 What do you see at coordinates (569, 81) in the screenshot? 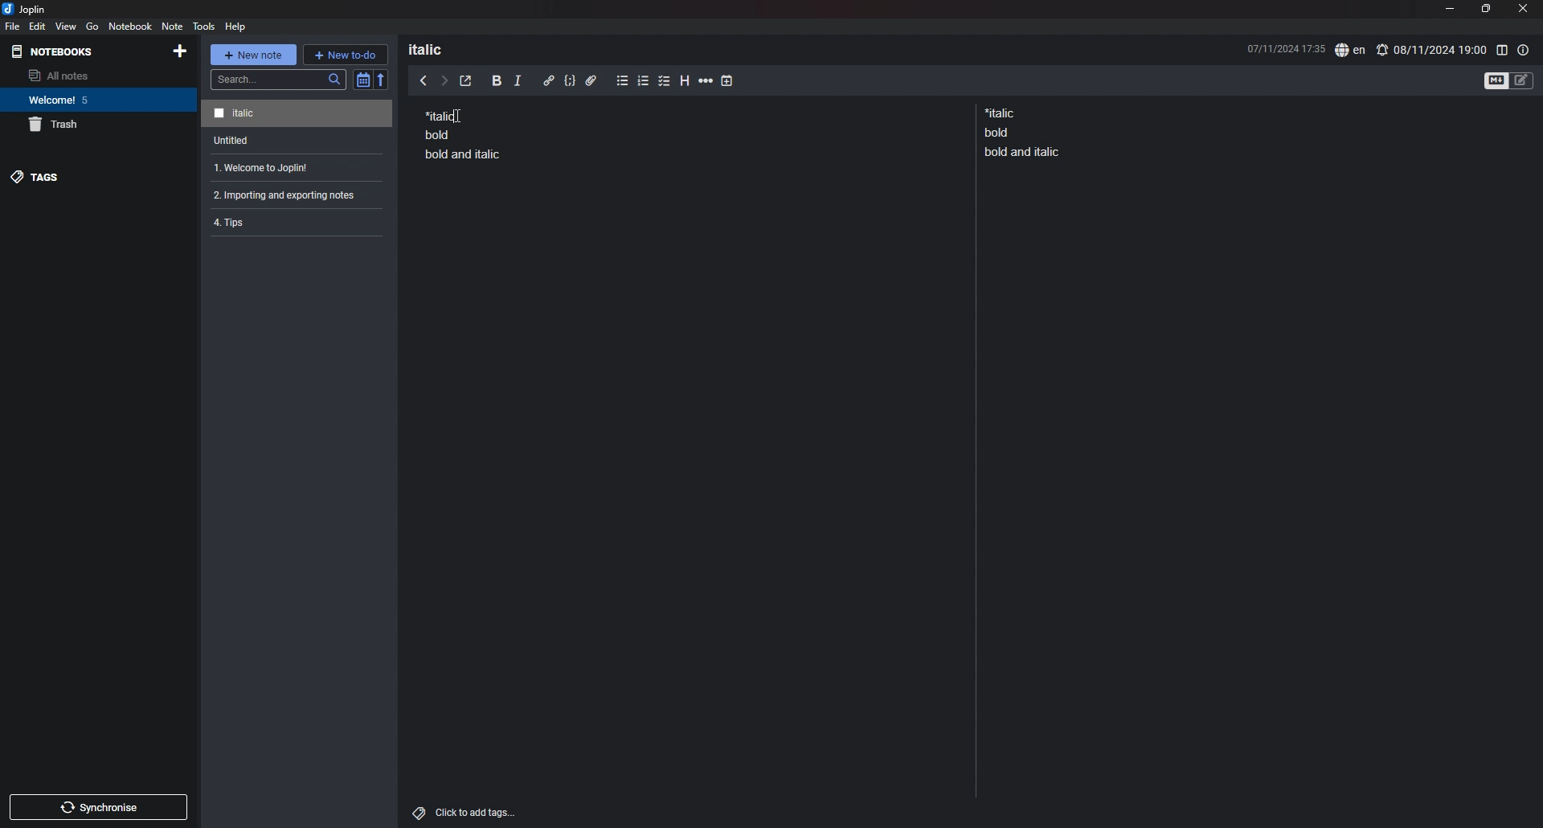
I see `code` at bounding box center [569, 81].